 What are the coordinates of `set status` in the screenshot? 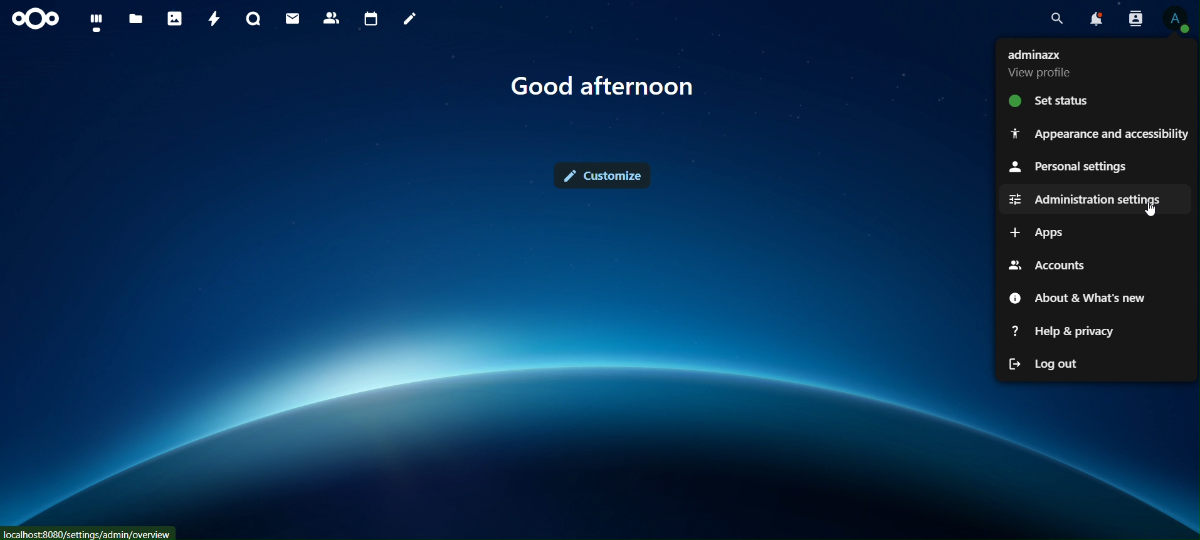 It's located at (1051, 100).